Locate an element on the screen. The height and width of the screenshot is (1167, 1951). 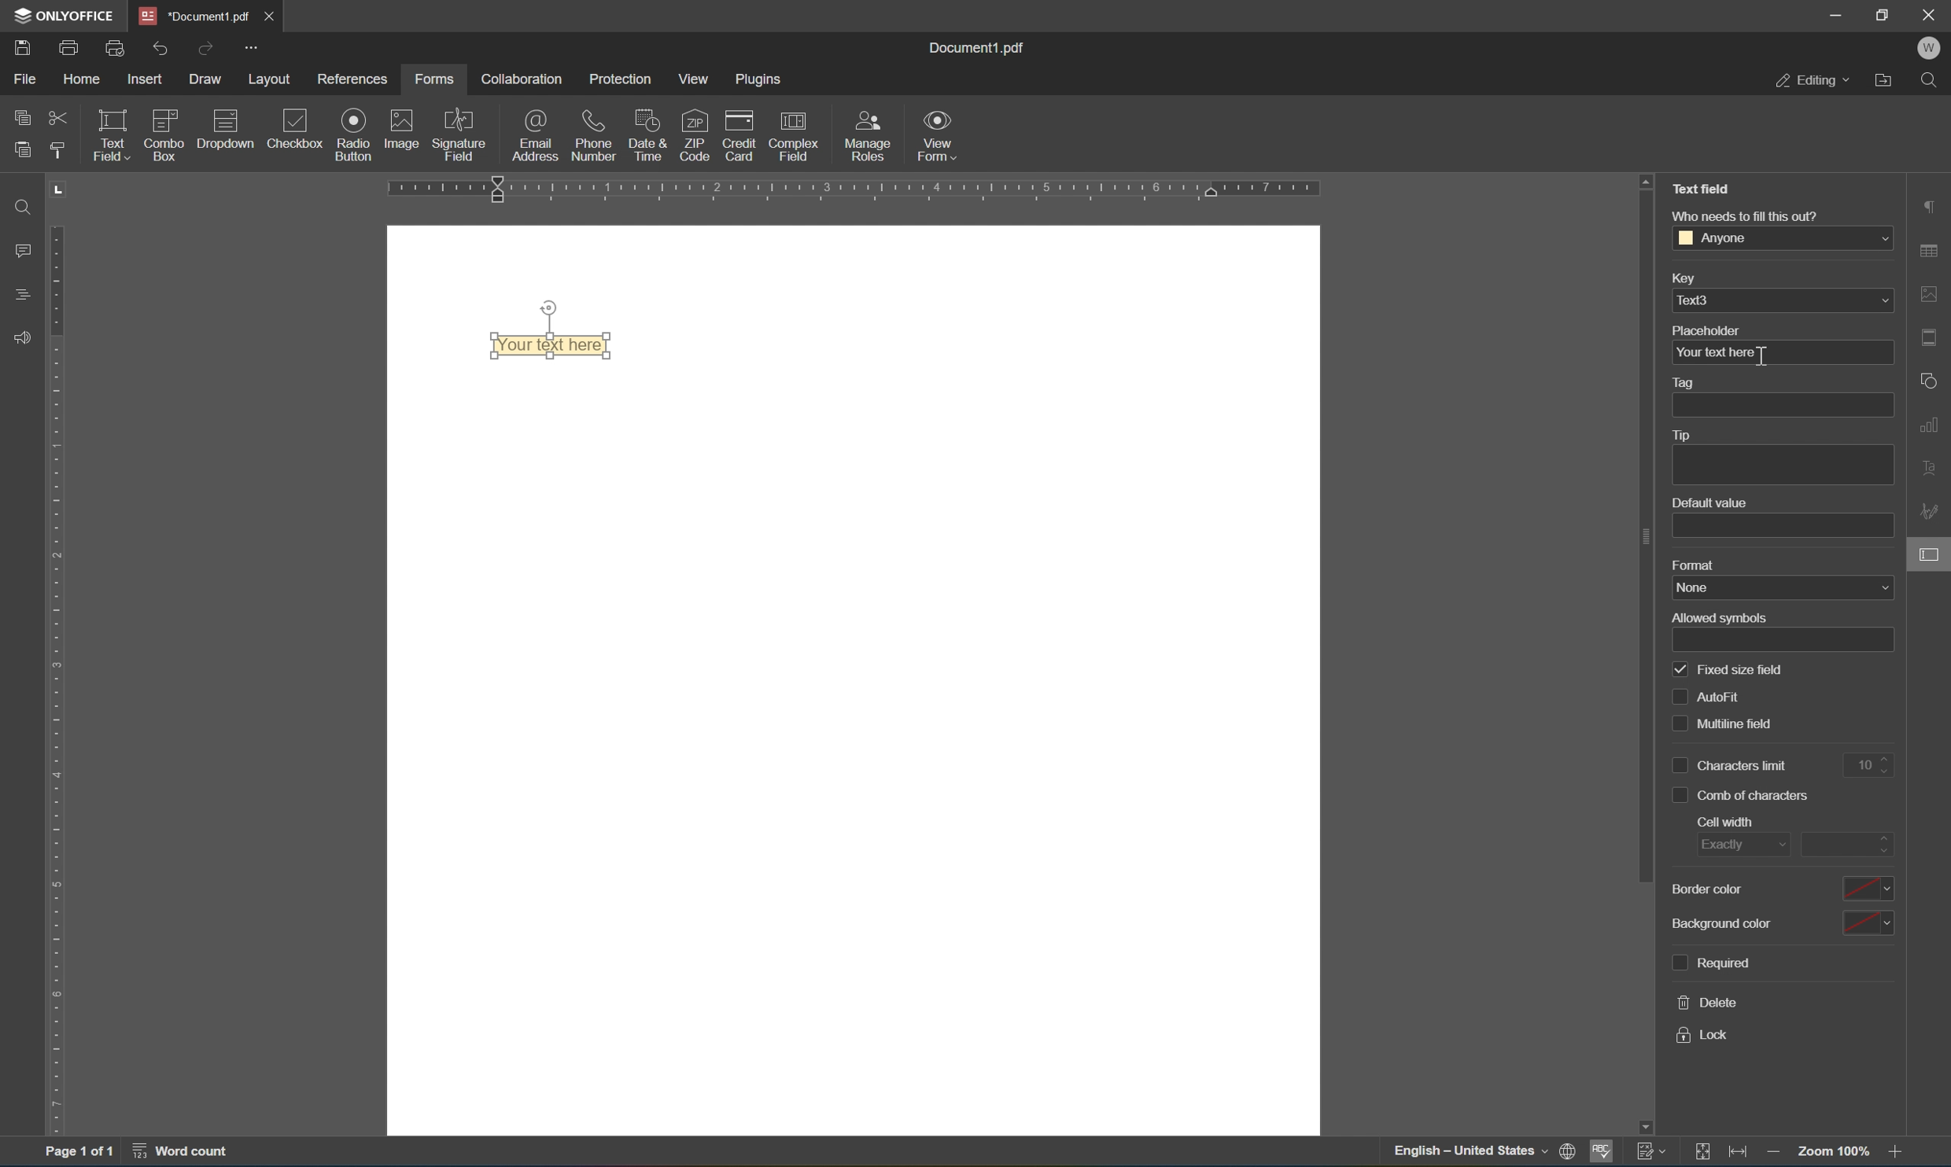
default value is located at coordinates (1711, 503).